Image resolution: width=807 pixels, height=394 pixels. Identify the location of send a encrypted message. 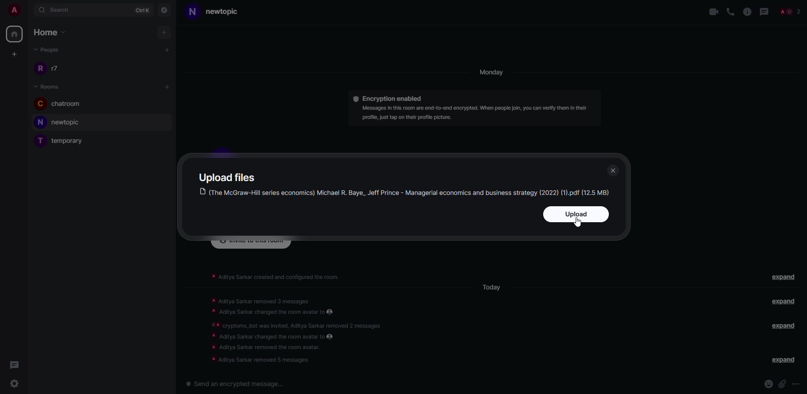
(237, 383).